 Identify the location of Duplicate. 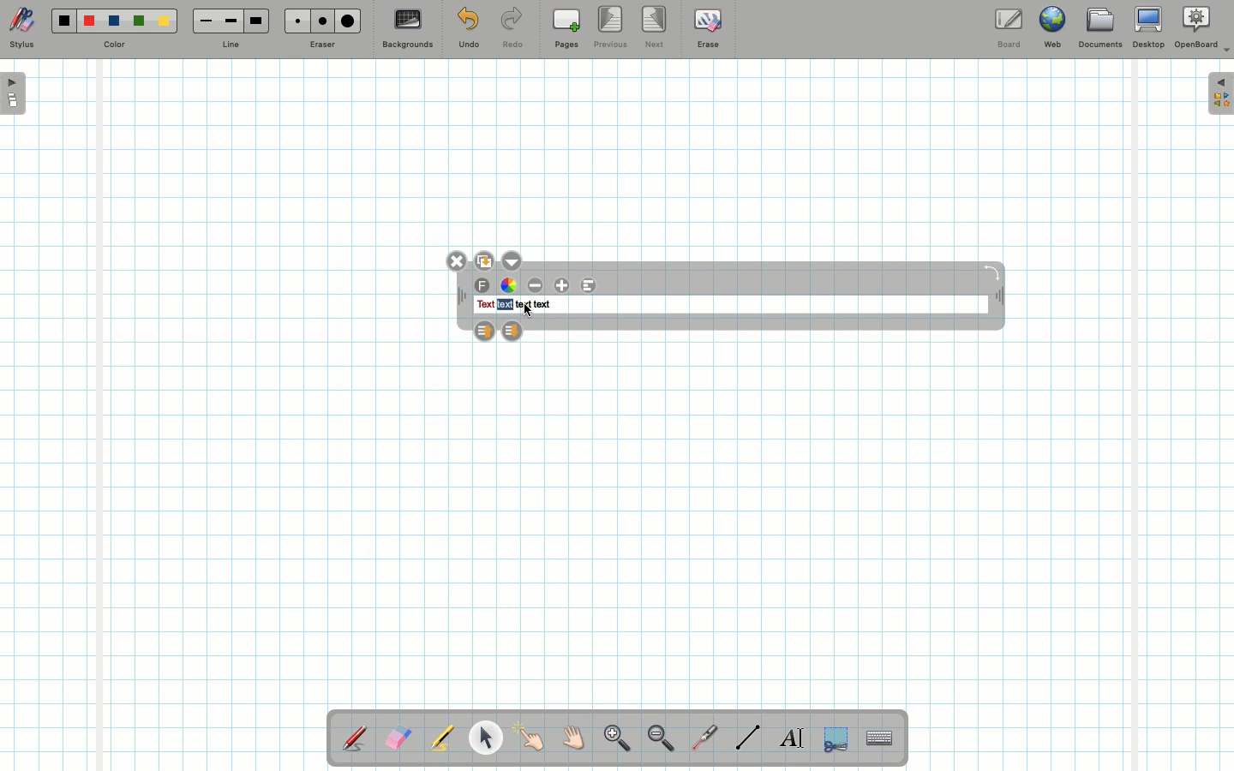
(483, 259).